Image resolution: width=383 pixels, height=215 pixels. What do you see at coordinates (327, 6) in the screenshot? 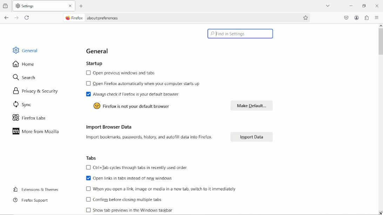
I see `list all tabs` at bounding box center [327, 6].